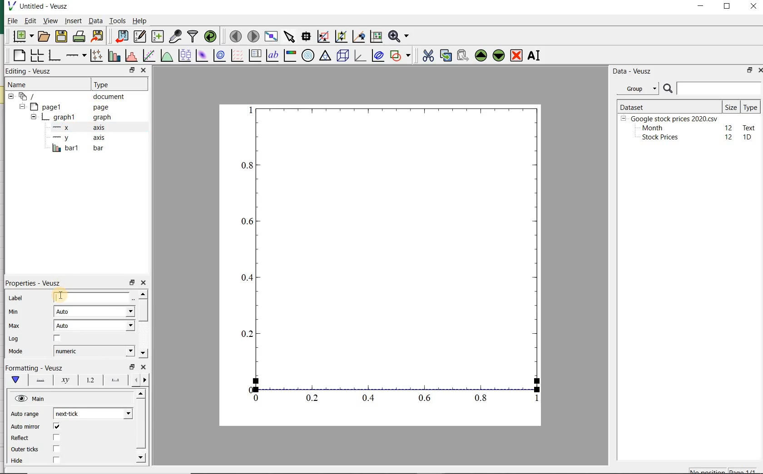 Image resolution: width=763 pixels, height=474 pixels. Describe the element at coordinates (36, 284) in the screenshot. I see `Properties - Veusz` at that location.